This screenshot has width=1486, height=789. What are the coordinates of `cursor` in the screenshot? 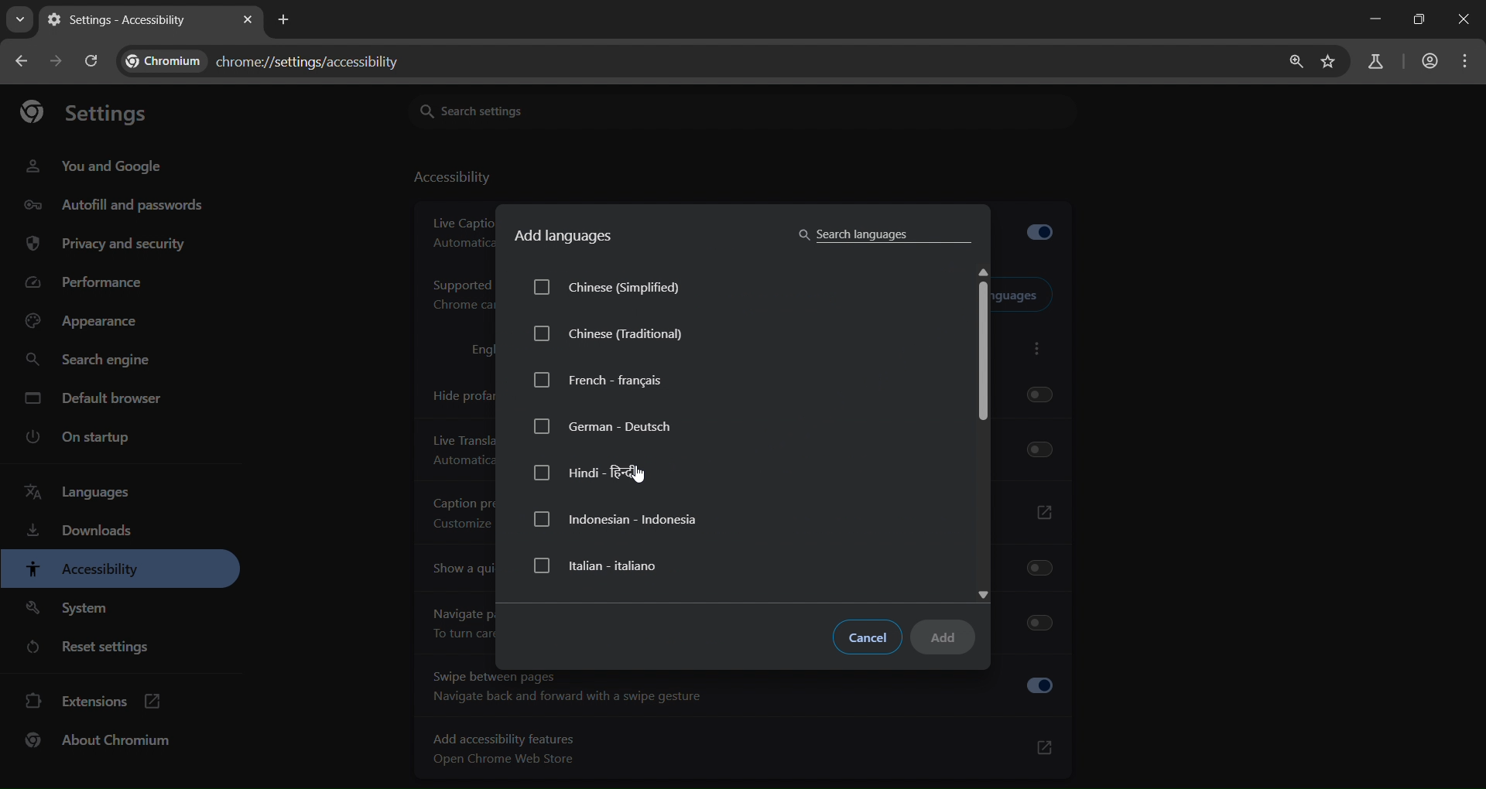 It's located at (644, 476).